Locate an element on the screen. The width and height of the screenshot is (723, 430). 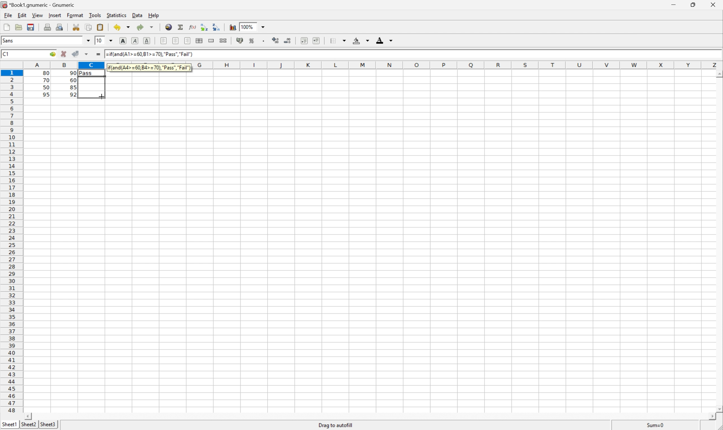
Sheet2 is located at coordinates (28, 424).